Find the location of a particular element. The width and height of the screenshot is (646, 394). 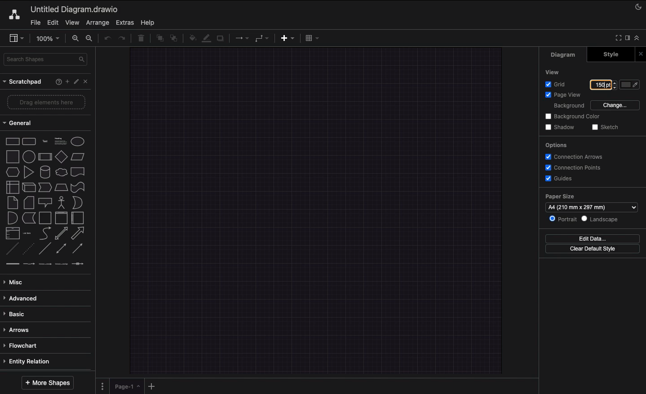

Diagram is located at coordinates (564, 55).